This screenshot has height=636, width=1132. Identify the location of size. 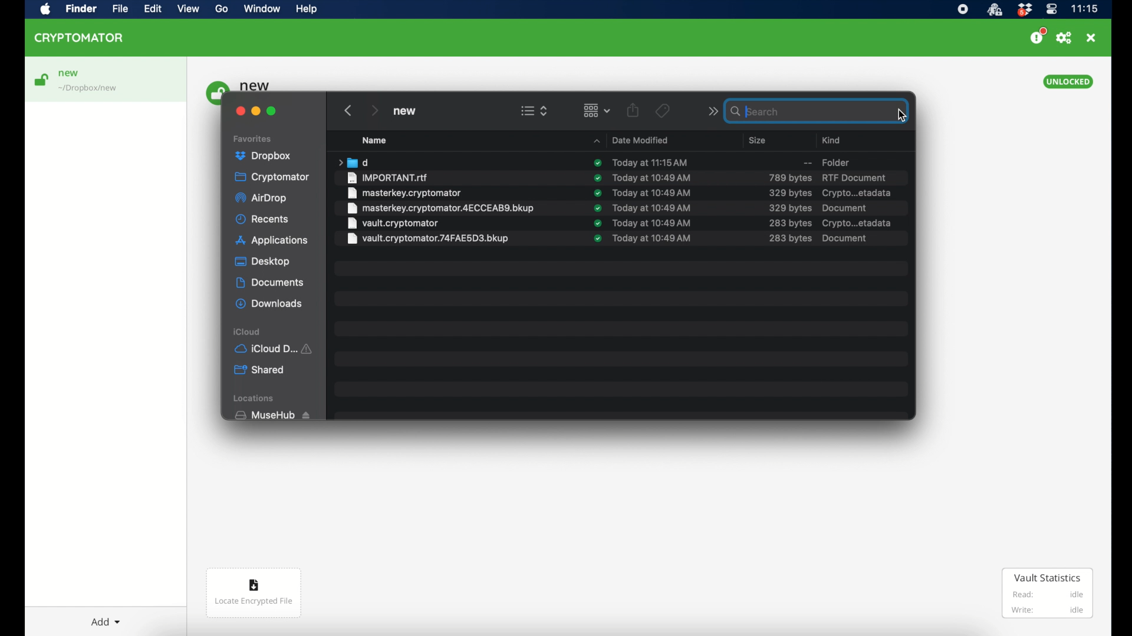
(790, 238).